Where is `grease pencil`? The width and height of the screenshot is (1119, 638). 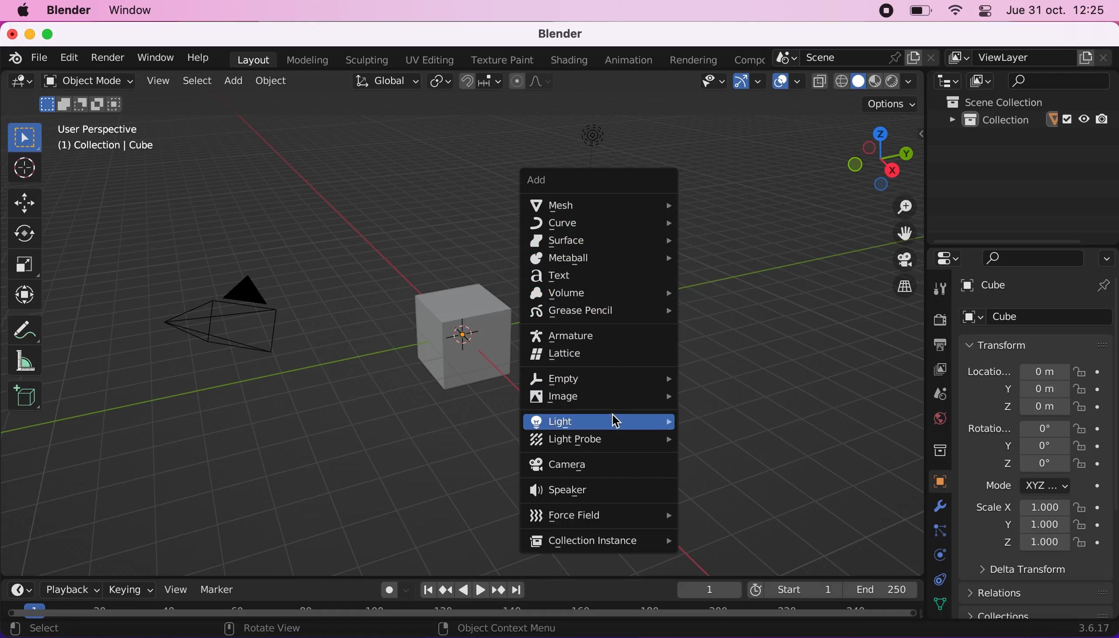 grease pencil is located at coordinates (603, 312).